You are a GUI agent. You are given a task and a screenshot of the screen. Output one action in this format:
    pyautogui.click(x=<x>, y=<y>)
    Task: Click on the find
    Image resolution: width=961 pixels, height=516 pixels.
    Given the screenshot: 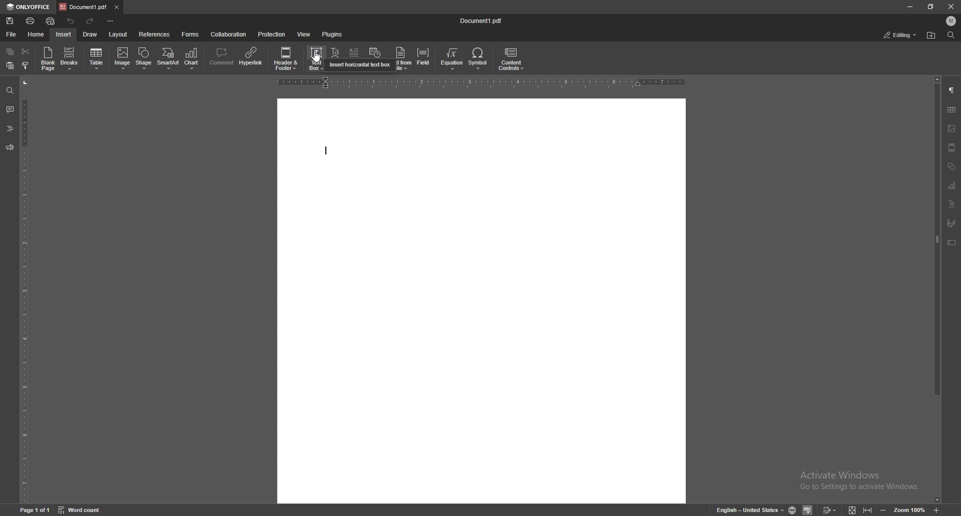 What is the action you would take?
    pyautogui.click(x=951, y=35)
    